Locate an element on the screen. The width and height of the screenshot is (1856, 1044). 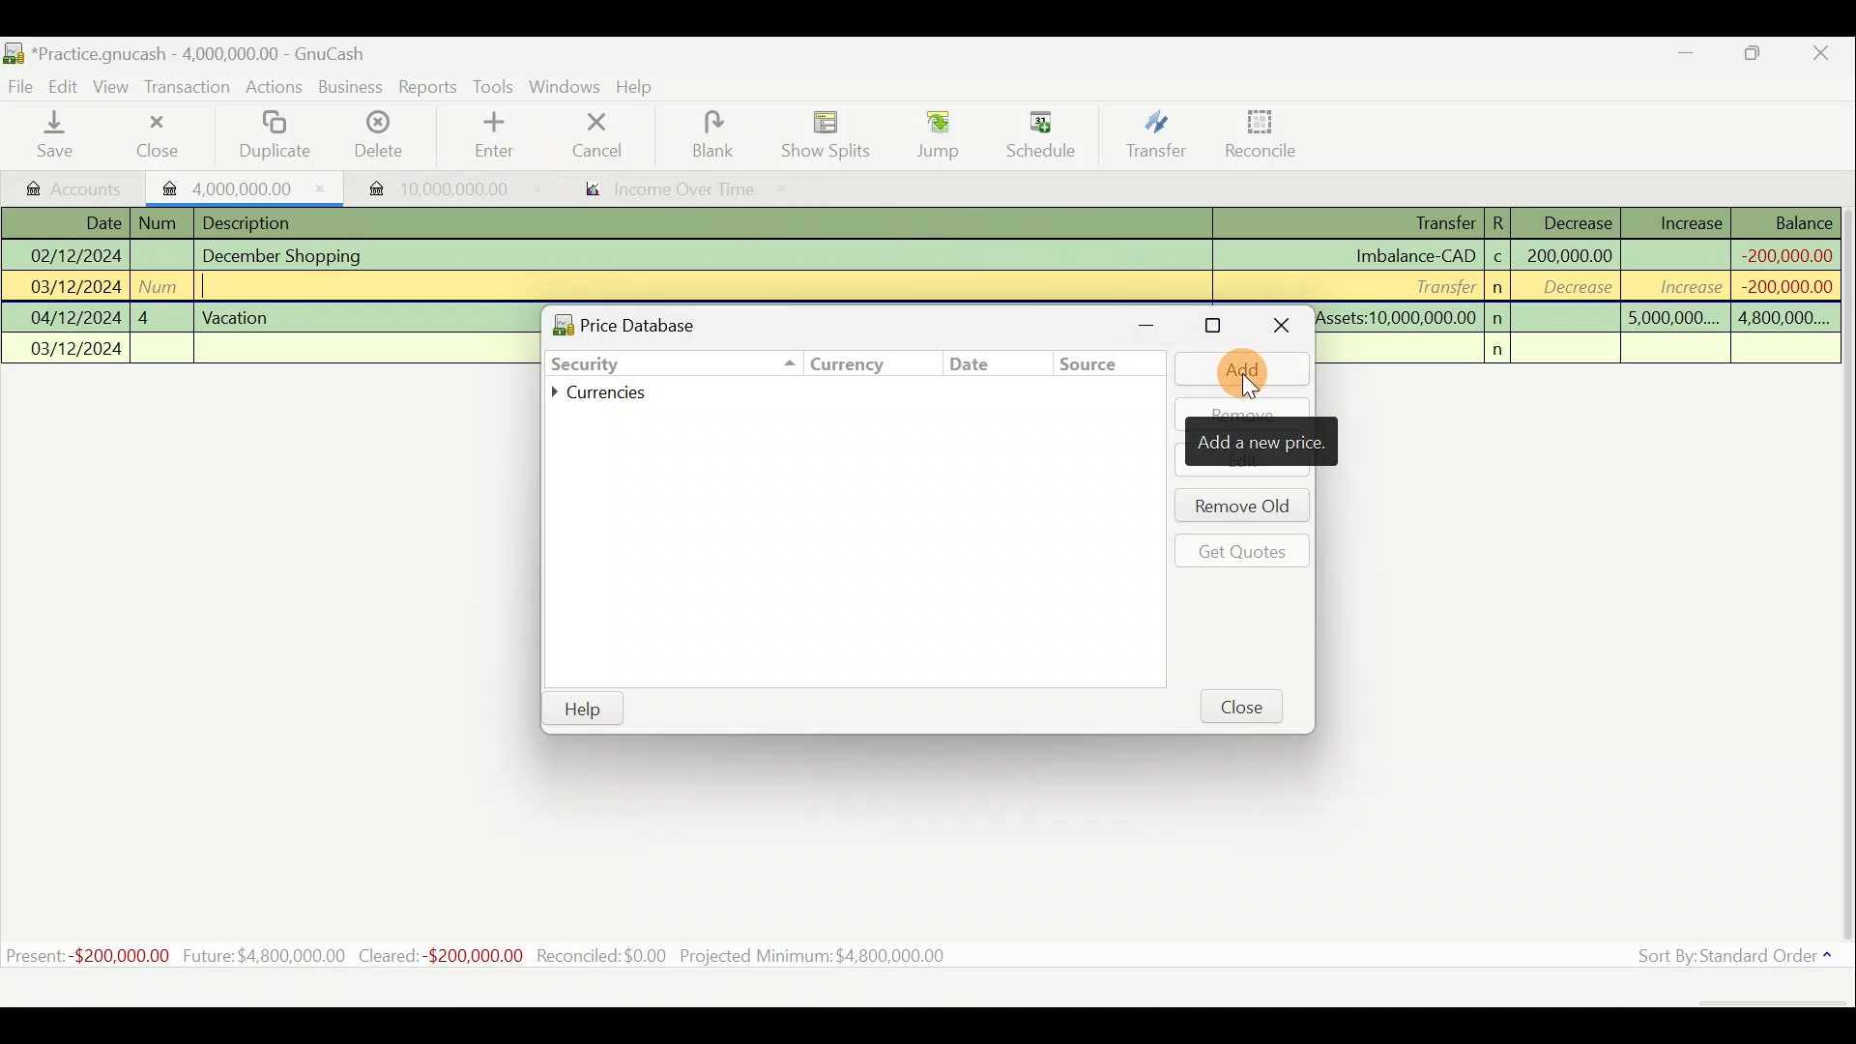
Transaction is located at coordinates (192, 89).